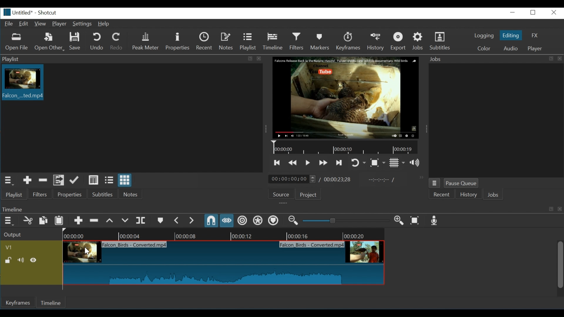 Image resolution: width=564 pixels, height=317 pixels. Describe the element at coordinates (98, 41) in the screenshot. I see `Undo` at that location.